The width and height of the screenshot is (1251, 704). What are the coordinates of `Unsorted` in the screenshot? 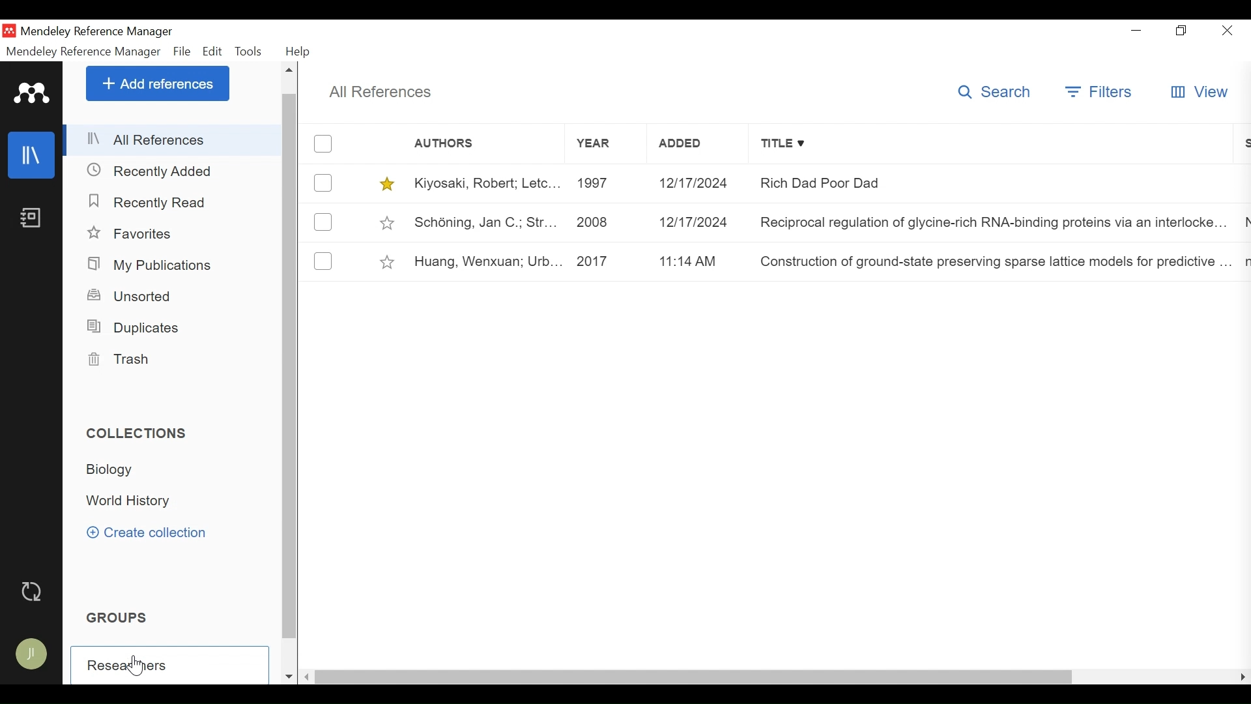 It's located at (134, 296).